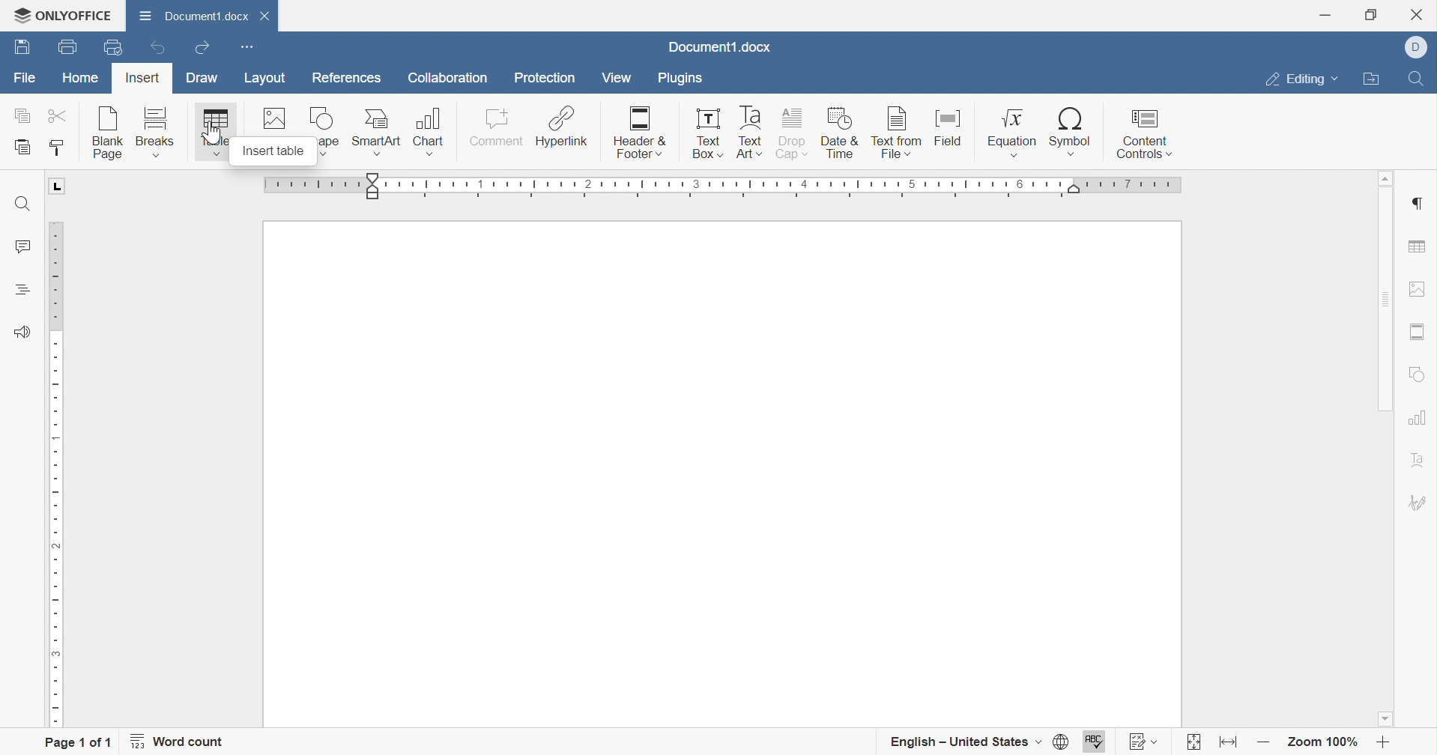 Image resolution: width=1437 pixels, height=755 pixels. I want to click on Insert table, so click(217, 133).